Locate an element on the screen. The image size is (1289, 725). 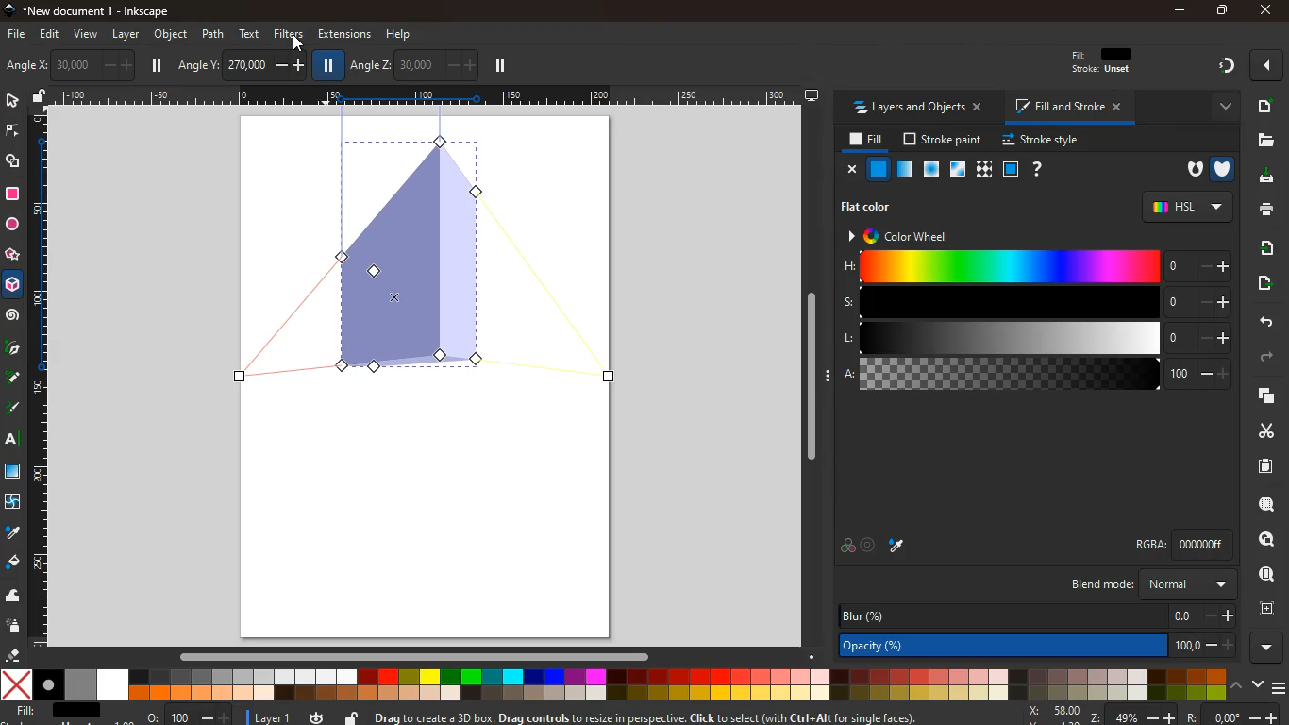
more is located at coordinates (1266, 65).